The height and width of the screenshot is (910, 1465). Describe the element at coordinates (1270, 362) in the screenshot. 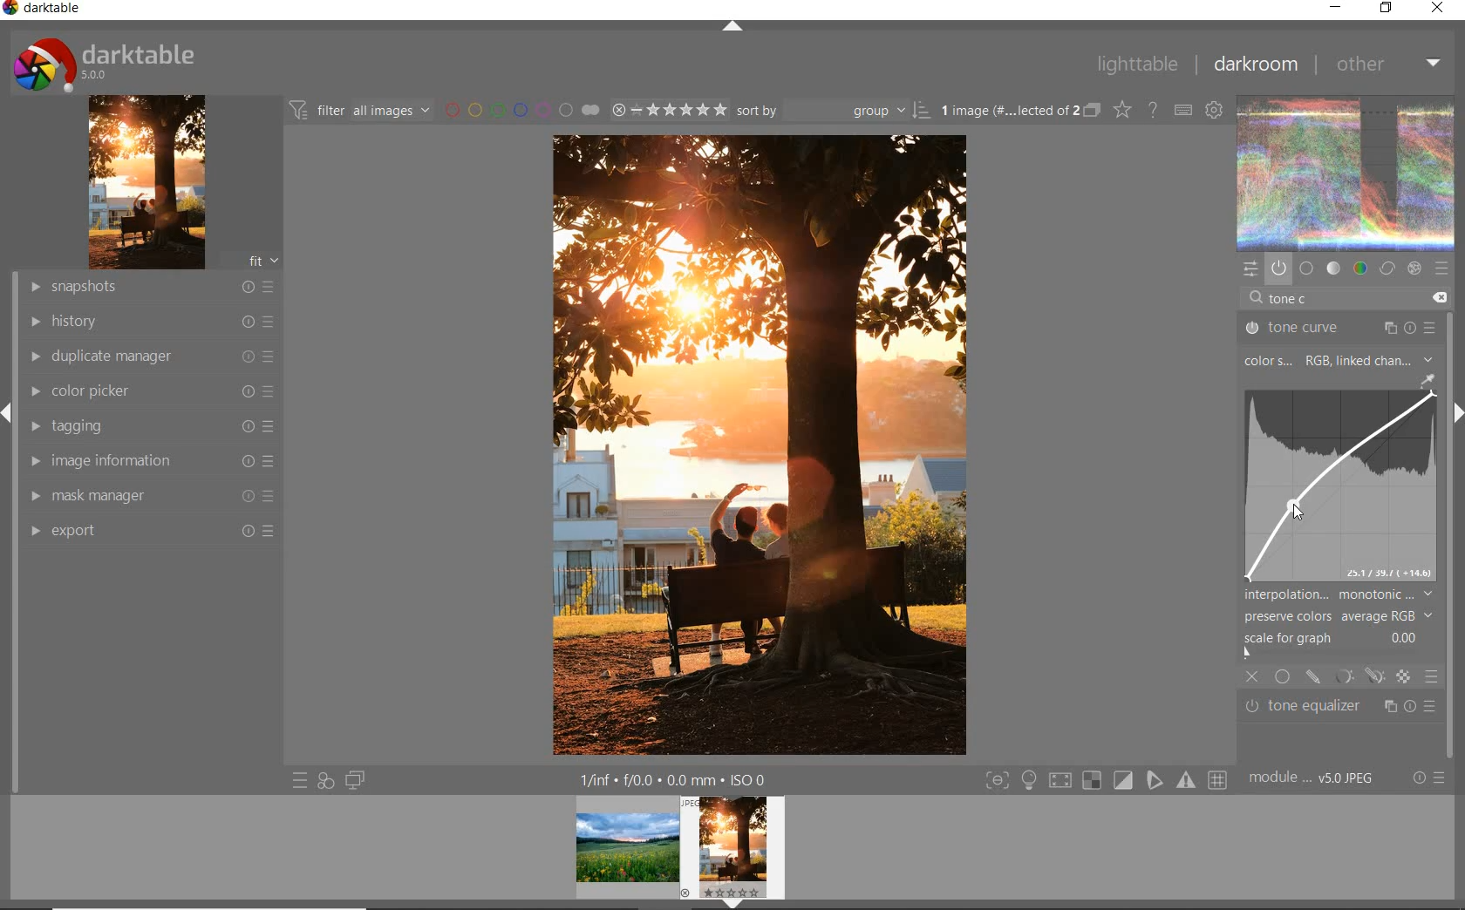

I see `COLOR SPACE` at that location.